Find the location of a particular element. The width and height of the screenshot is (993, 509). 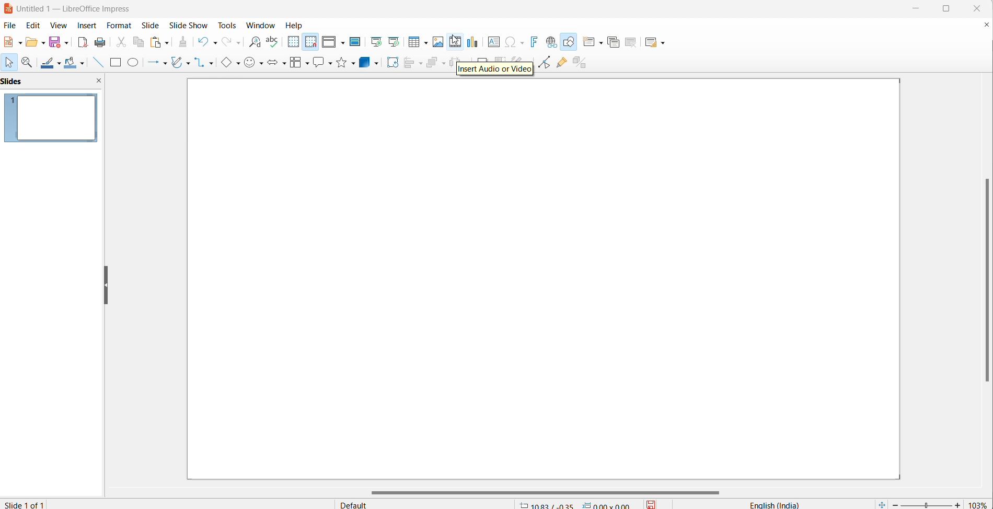

window is located at coordinates (257, 24).